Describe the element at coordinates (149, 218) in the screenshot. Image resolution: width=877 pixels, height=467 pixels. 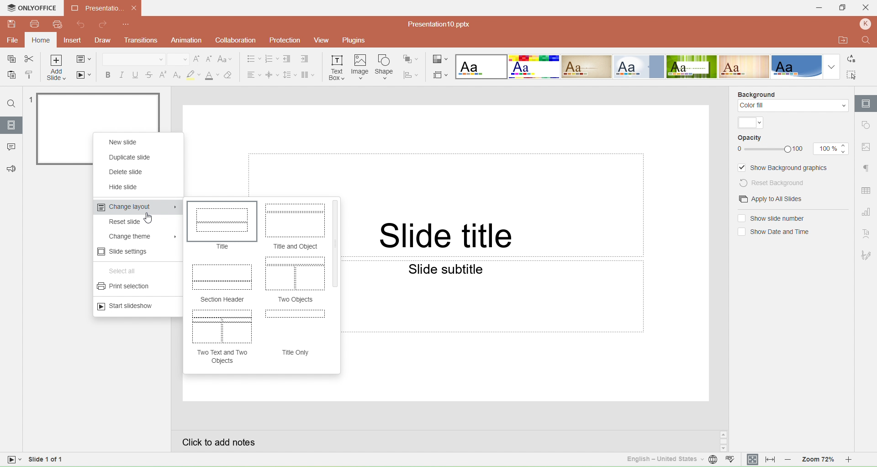
I see `Cursor` at that location.